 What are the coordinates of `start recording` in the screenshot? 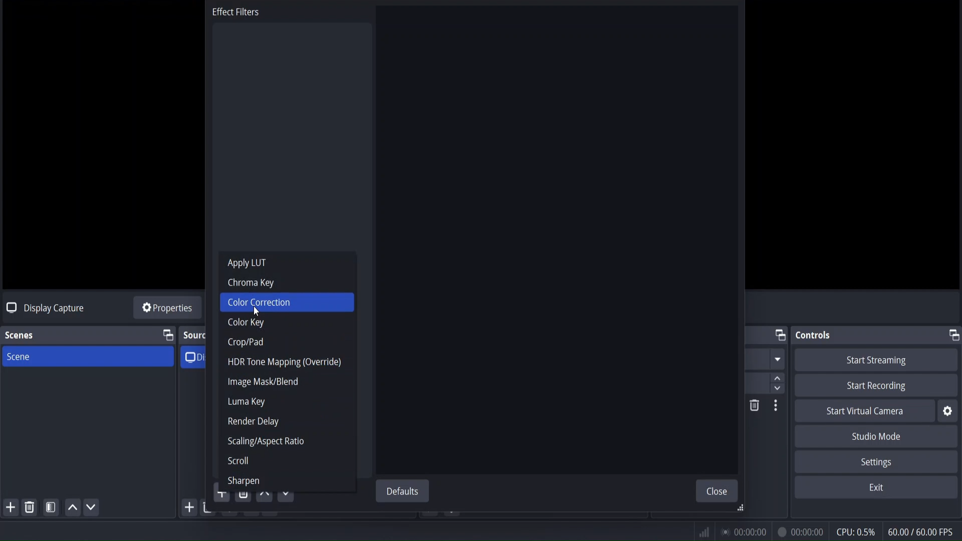 It's located at (879, 386).